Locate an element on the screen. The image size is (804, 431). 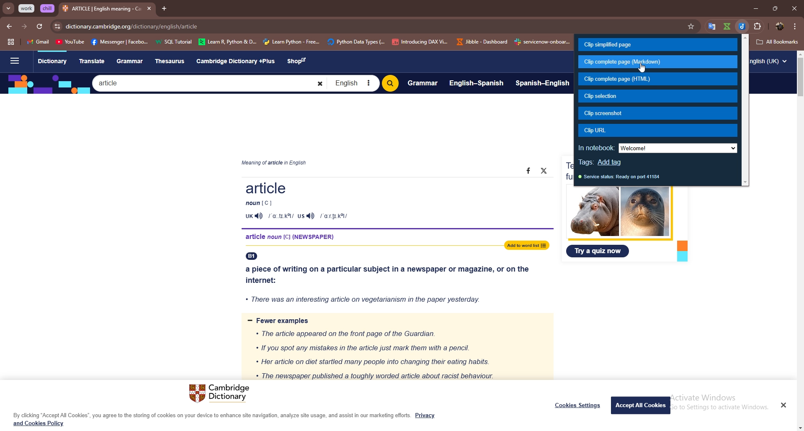
in notebook is located at coordinates (657, 148).